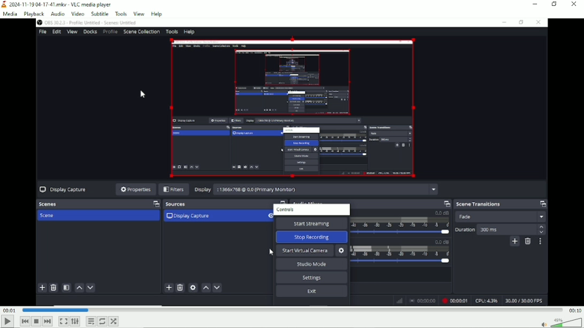 The width and height of the screenshot is (584, 328). Describe the element at coordinates (156, 14) in the screenshot. I see `help` at that location.